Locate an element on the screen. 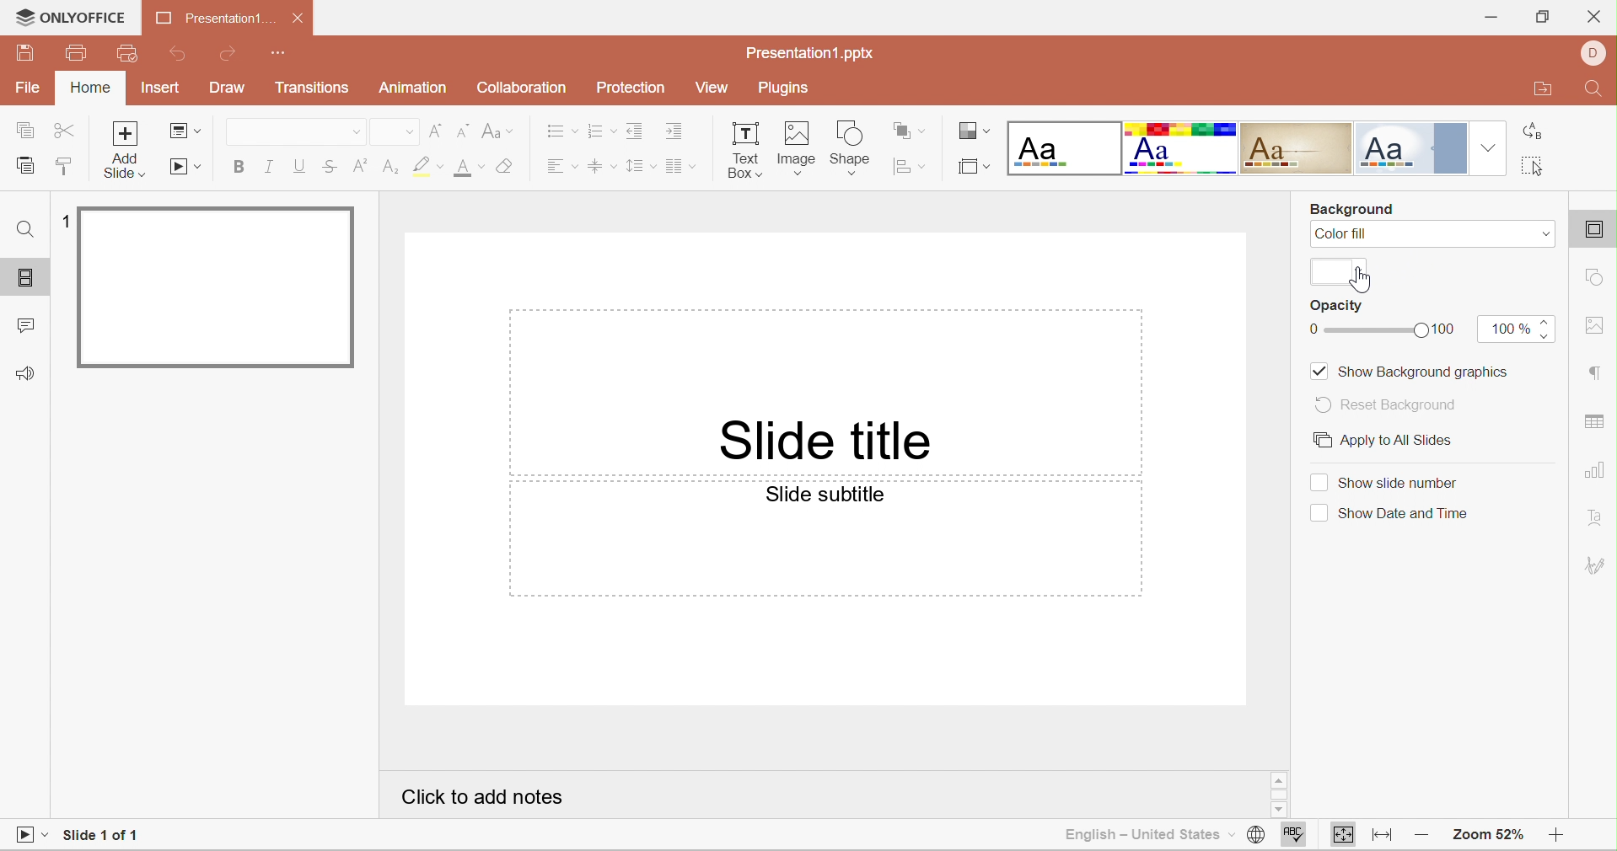 The width and height of the screenshot is (1617, 851). Classic is located at coordinates (1297, 151).